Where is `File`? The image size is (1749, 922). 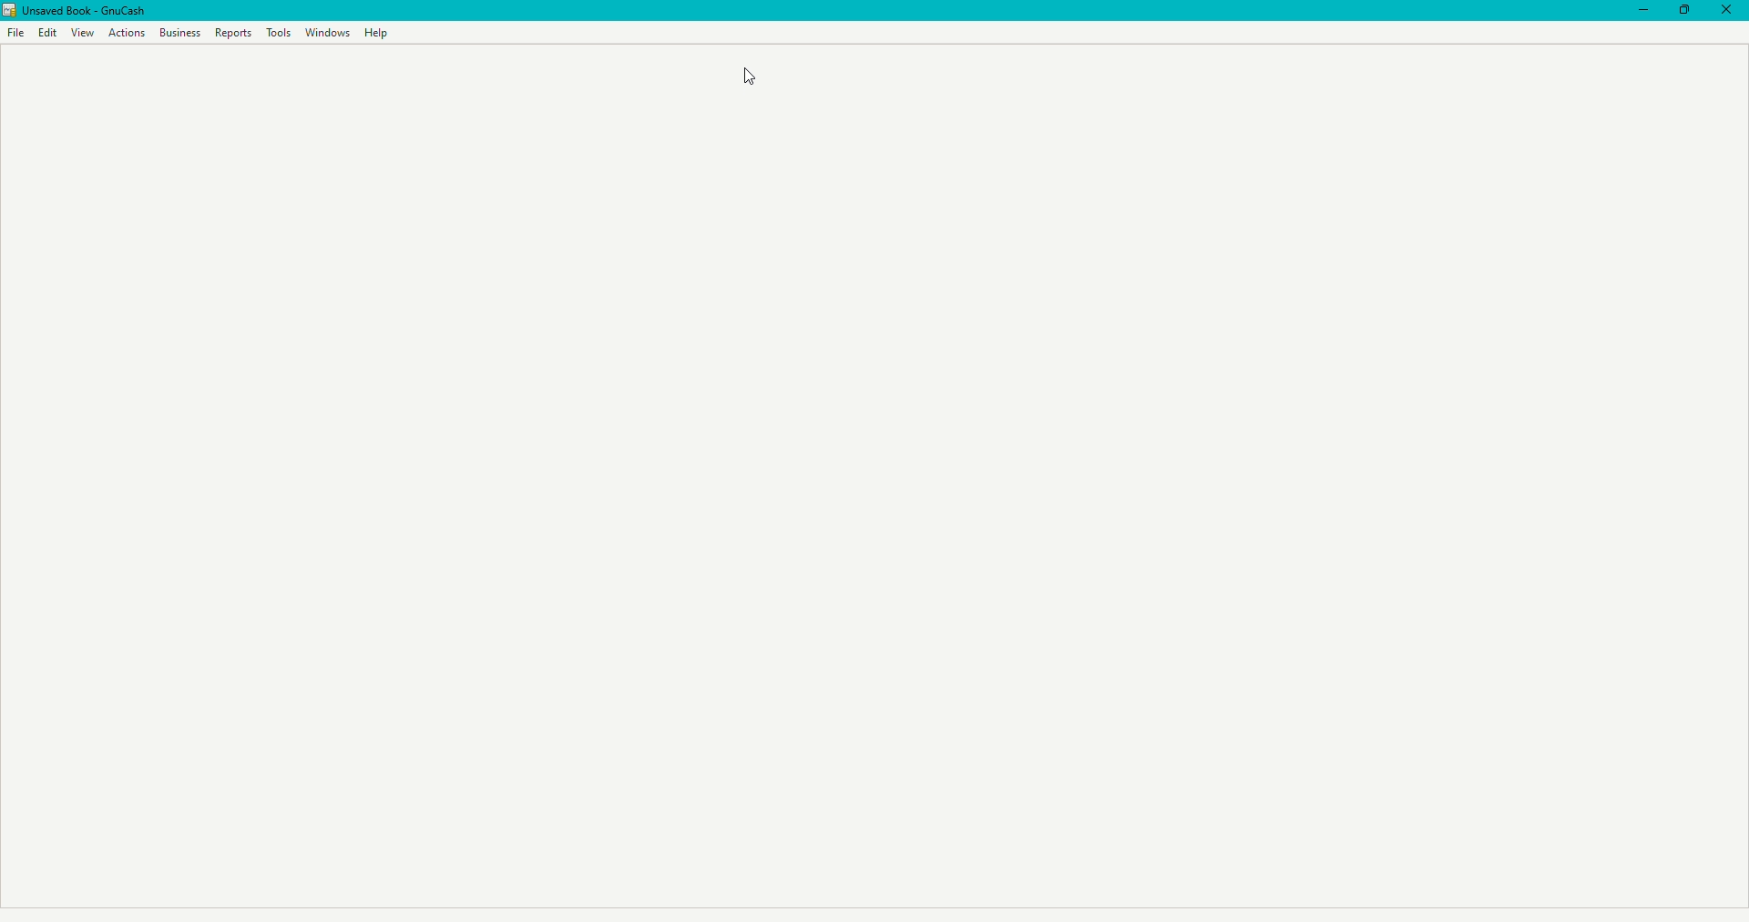 File is located at coordinates (16, 33).